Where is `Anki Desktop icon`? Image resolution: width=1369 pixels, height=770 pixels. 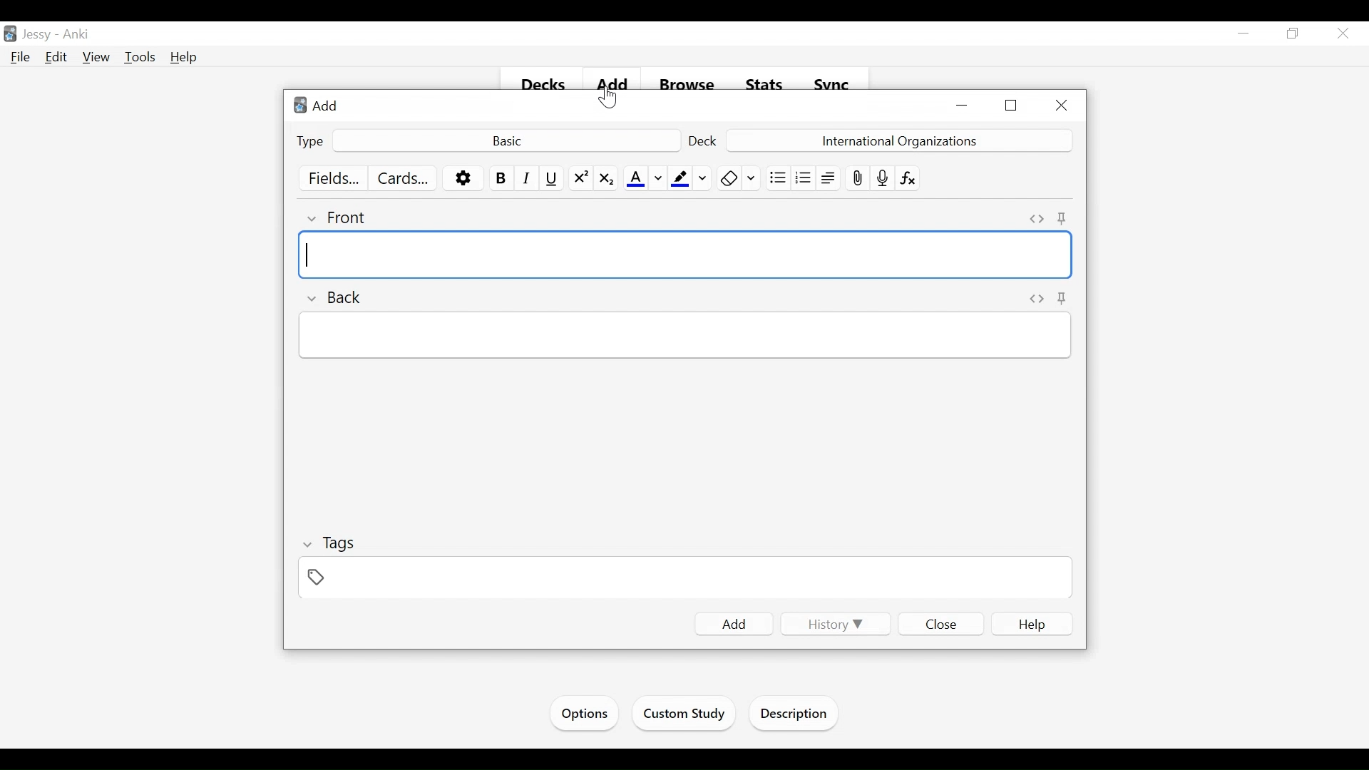 Anki Desktop icon is located at coordinates (10, 35).